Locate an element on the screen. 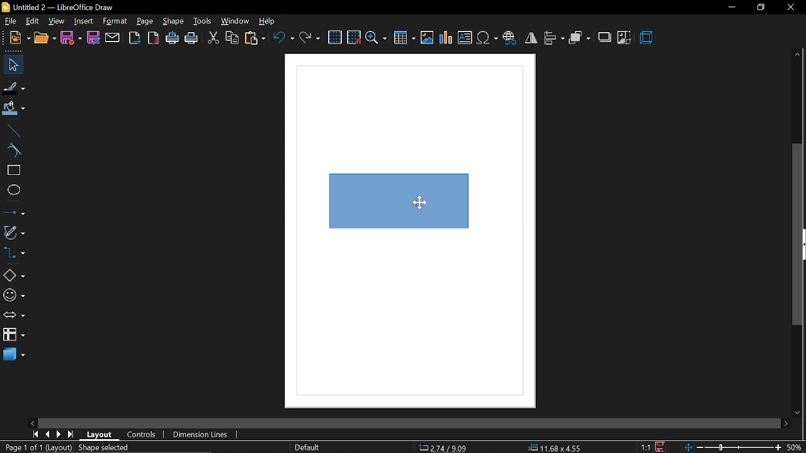 The height and width of the screenshot is (453, 806). flip is located at coordinates (531, 38).